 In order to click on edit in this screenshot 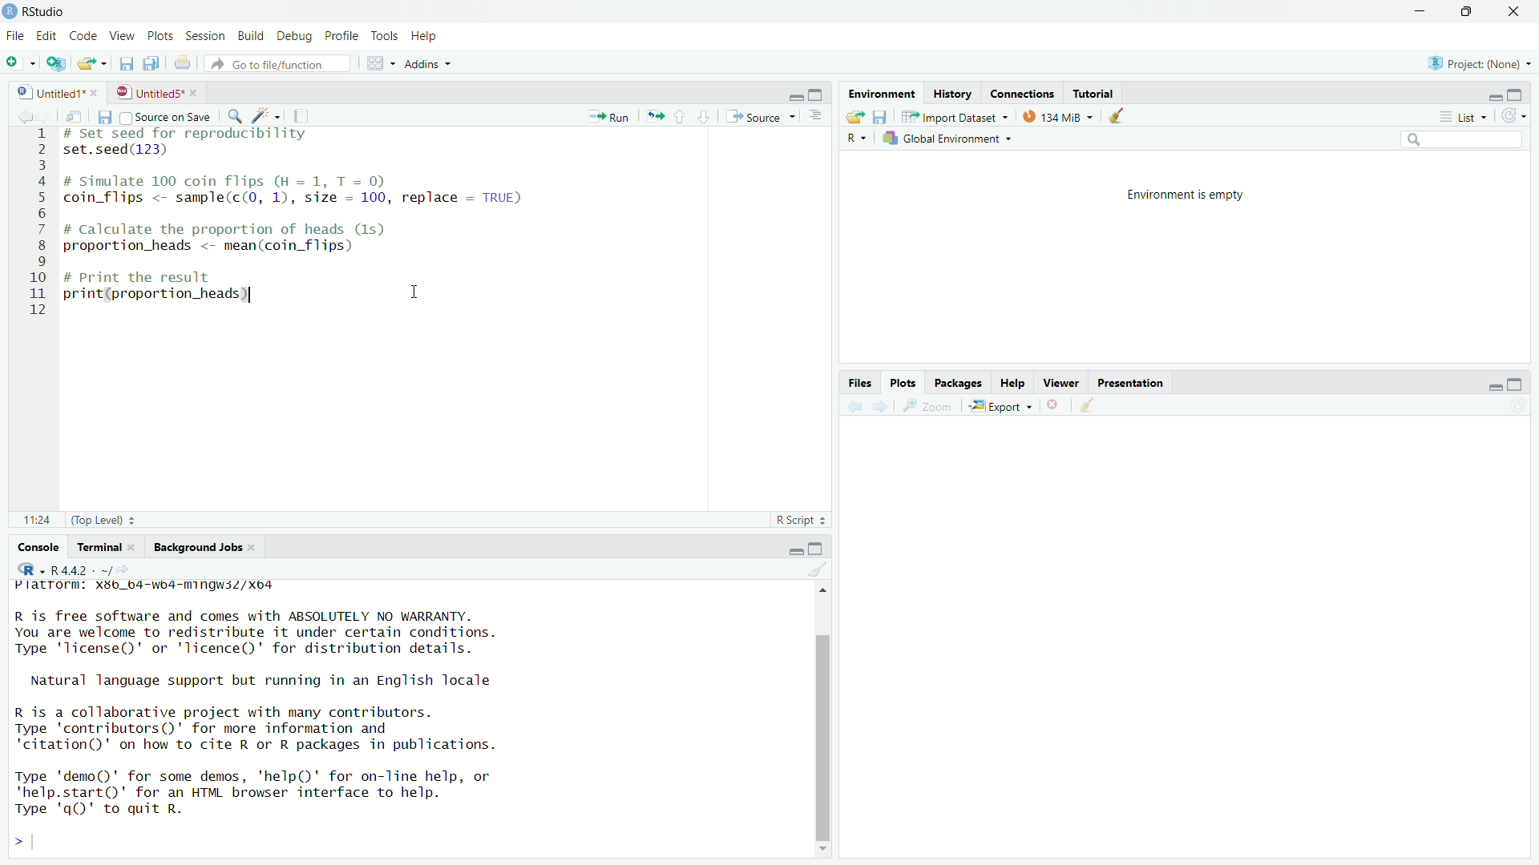, I will do `click(47, 34)`.